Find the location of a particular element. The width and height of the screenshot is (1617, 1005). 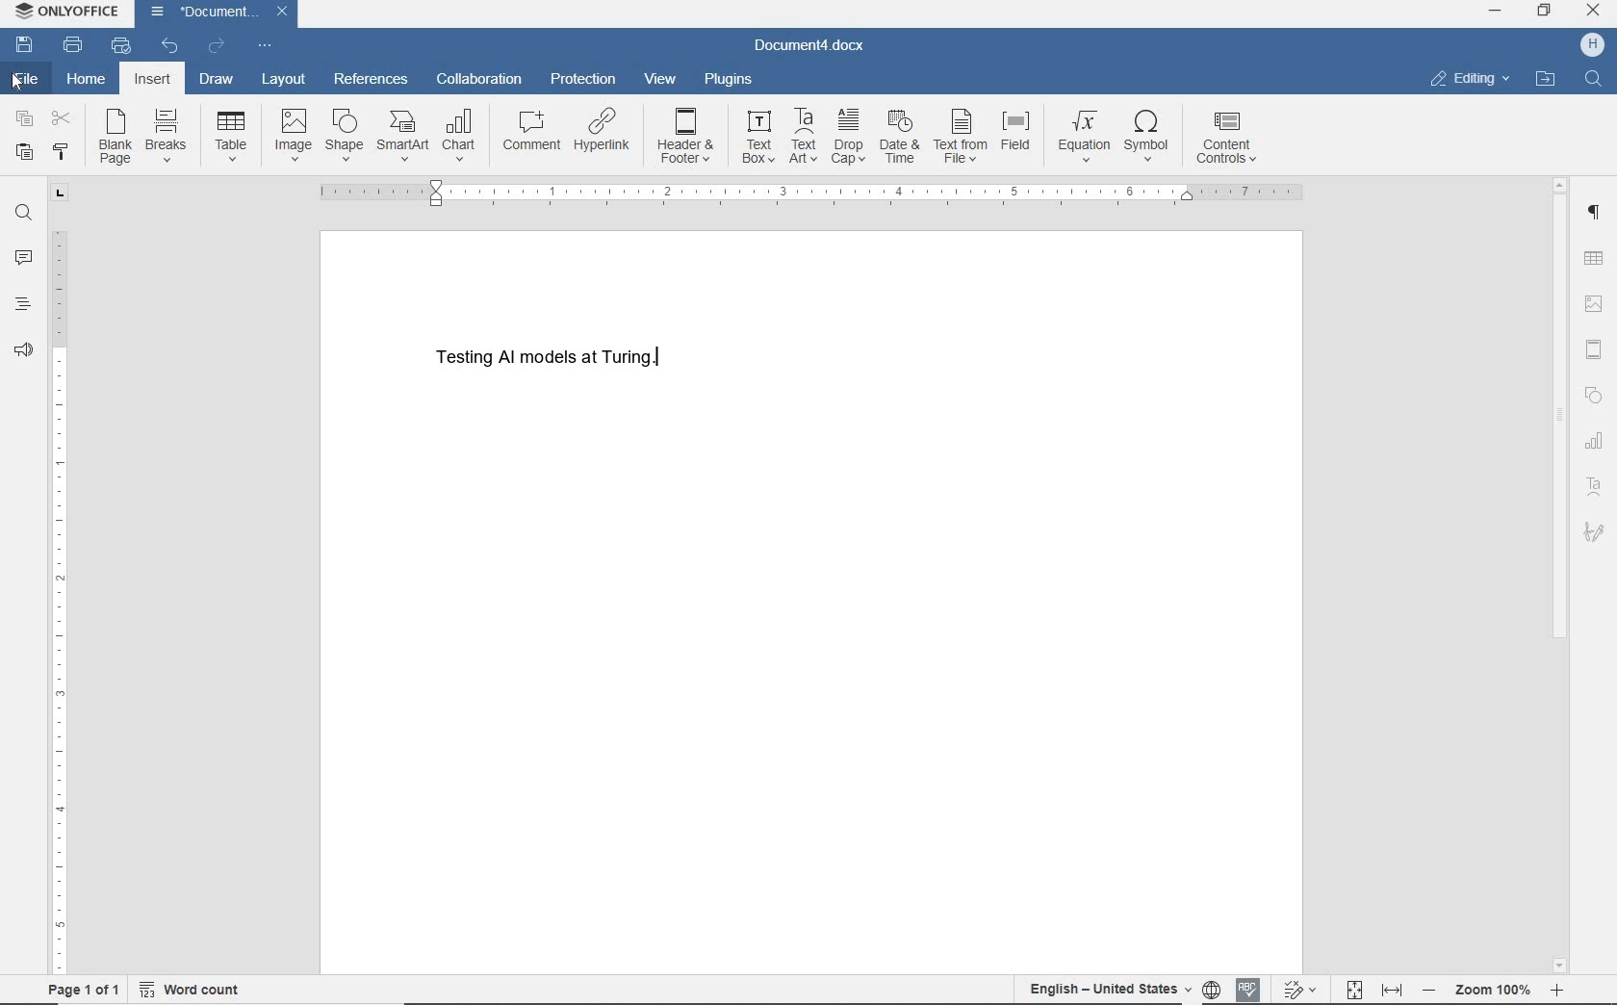

date & time is located at coordinates (901, 140).